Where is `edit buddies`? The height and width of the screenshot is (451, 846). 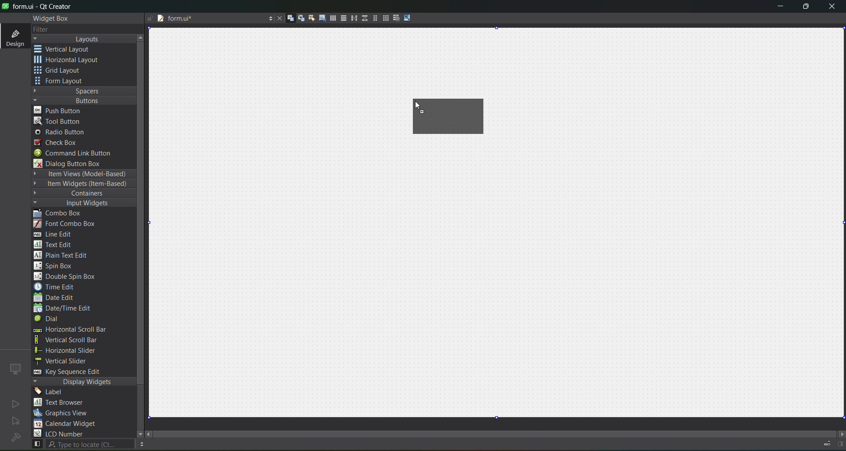 edit buddies is located at coordinates (308, 18).